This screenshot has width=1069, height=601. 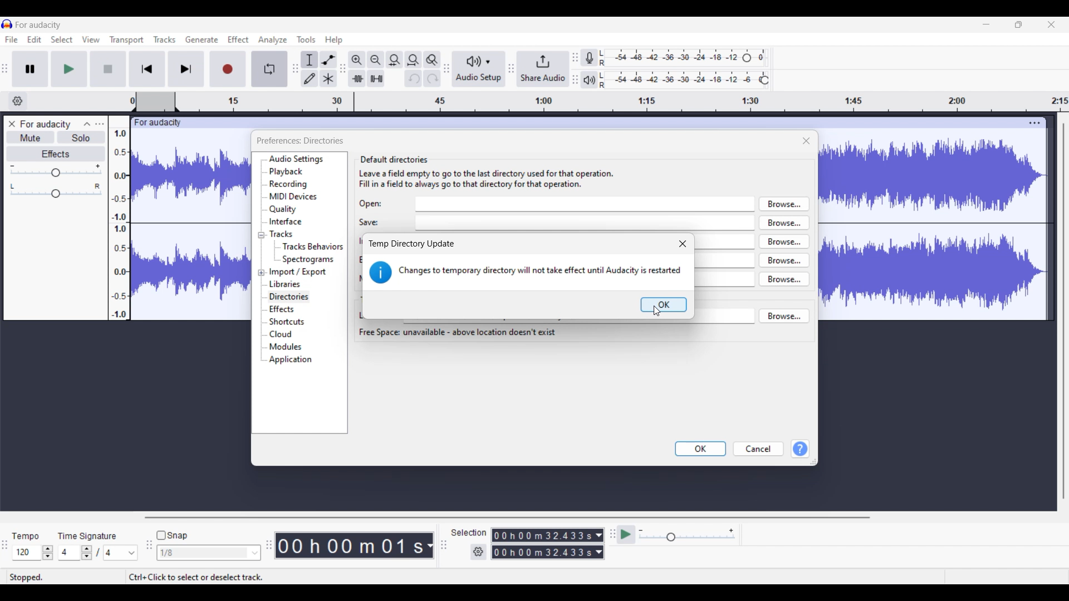 I want to click on Selection duration, so click(x=543, y=544).